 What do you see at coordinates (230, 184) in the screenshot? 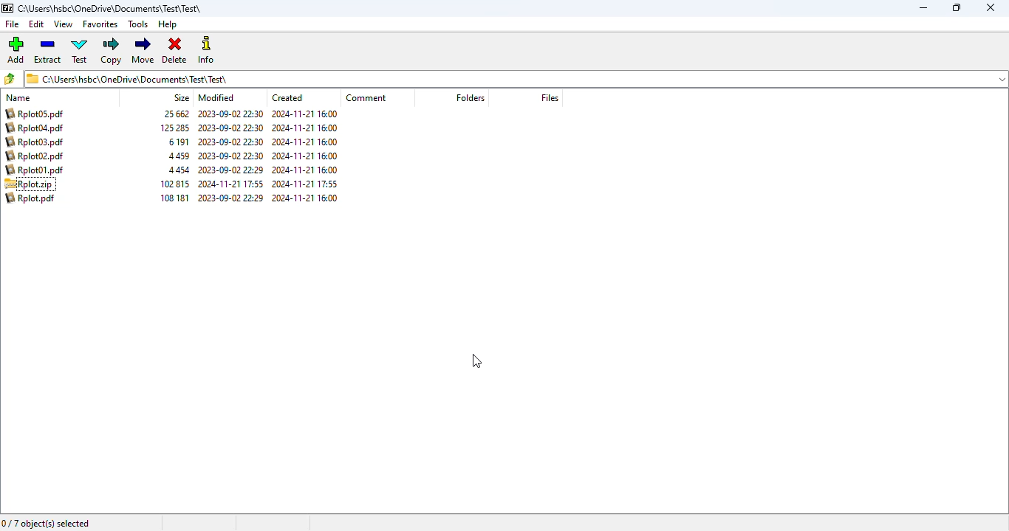
I see `2024-11-21 17:55` at bounding box center [230, 184].